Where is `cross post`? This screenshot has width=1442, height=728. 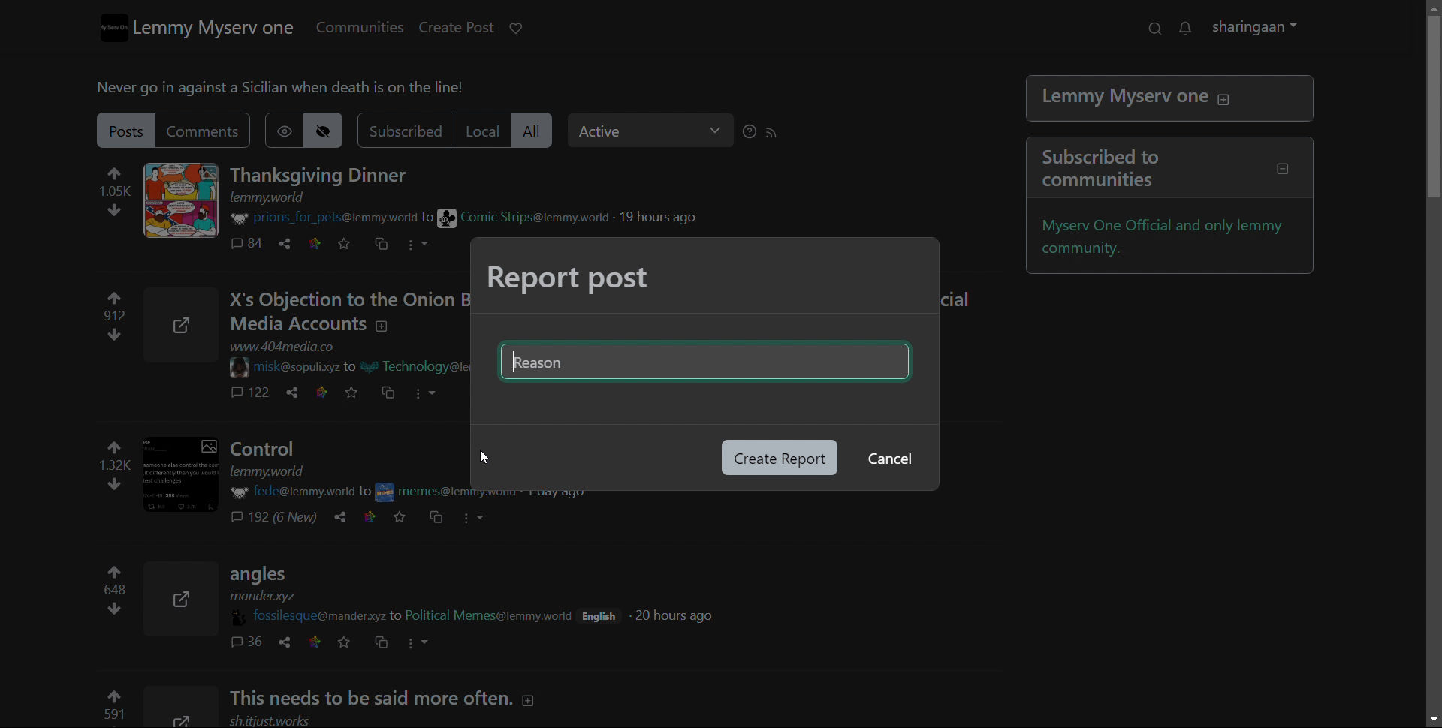 cross post is located at coordinates (389, 245).